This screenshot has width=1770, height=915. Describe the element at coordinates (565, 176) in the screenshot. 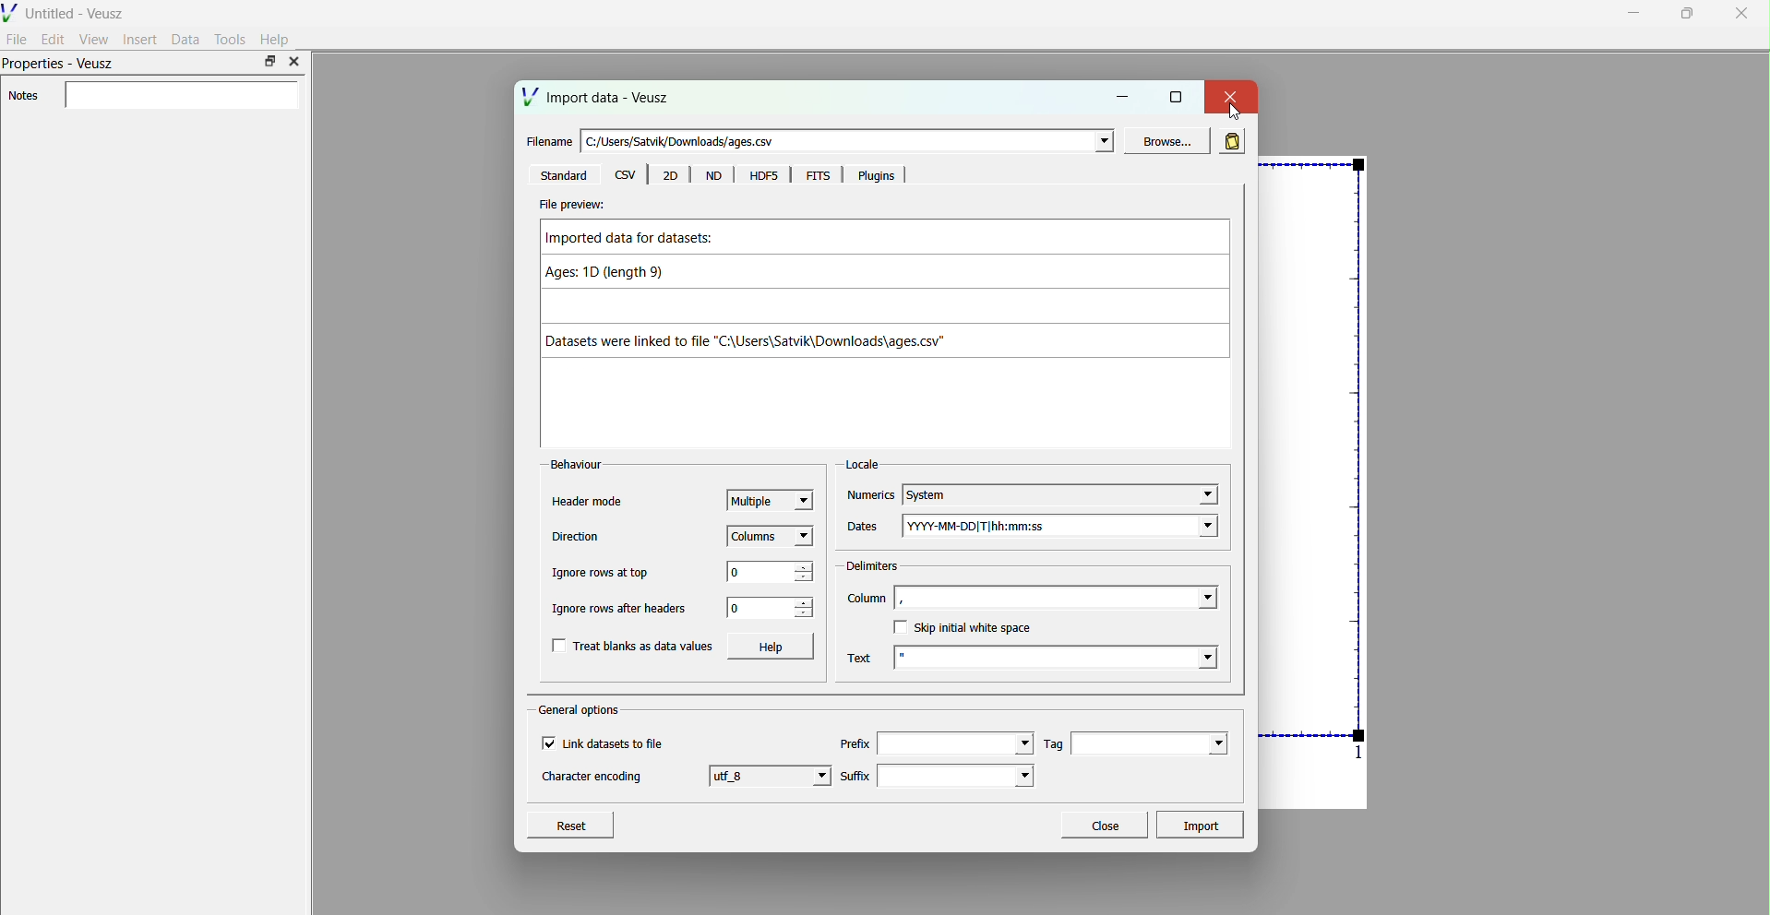

I see `‘Standard` at that location.